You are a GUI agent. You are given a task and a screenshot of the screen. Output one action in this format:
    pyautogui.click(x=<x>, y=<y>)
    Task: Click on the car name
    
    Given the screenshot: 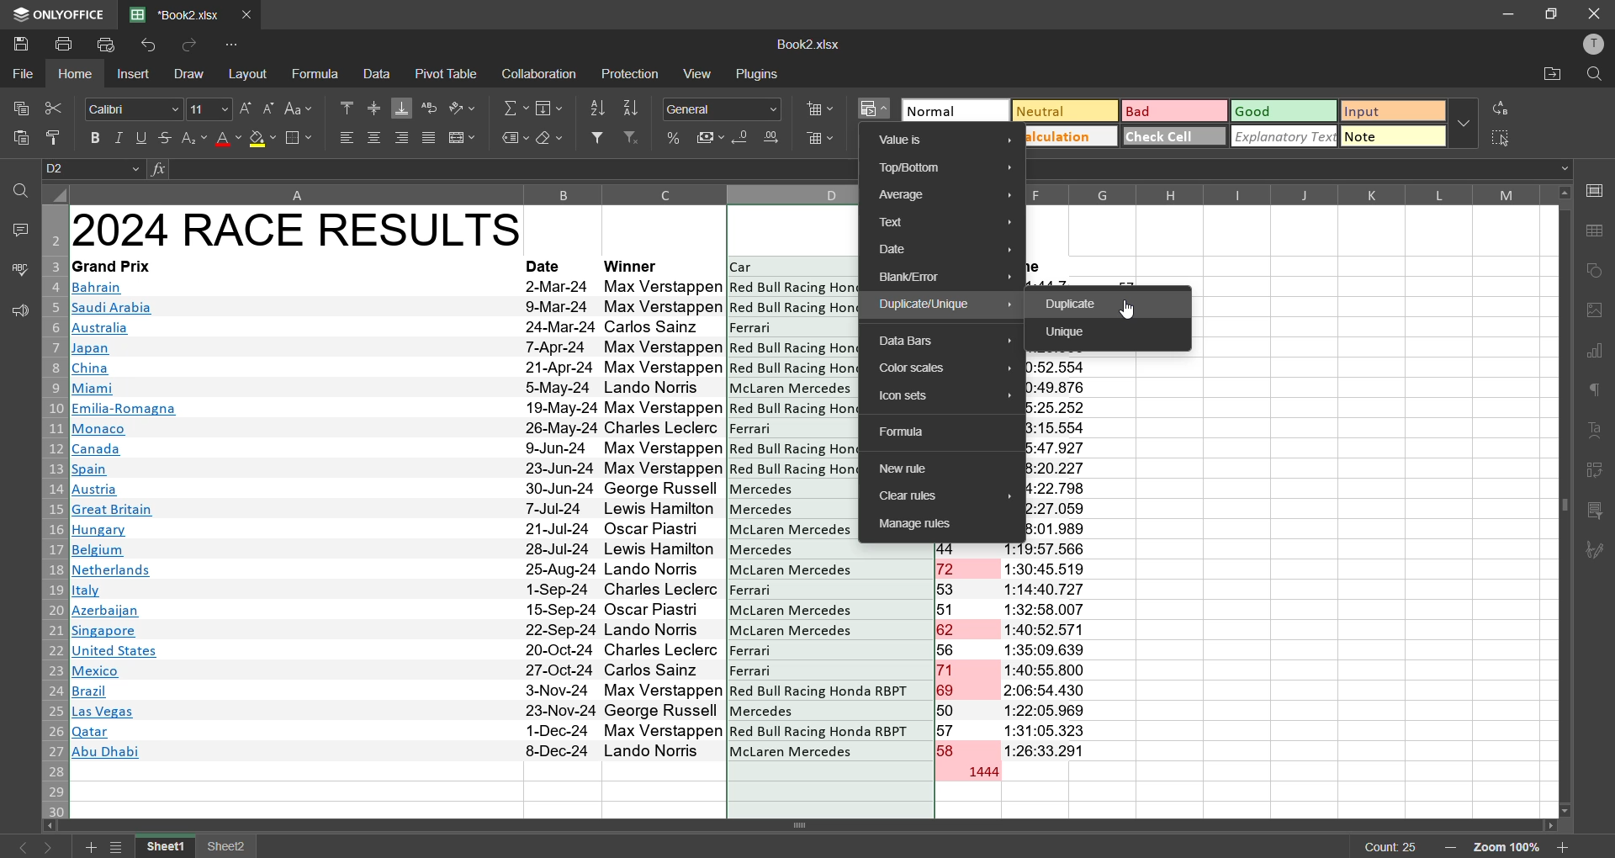 What is the action you would take?
    pyautogui.click(x=792, y=511)
    